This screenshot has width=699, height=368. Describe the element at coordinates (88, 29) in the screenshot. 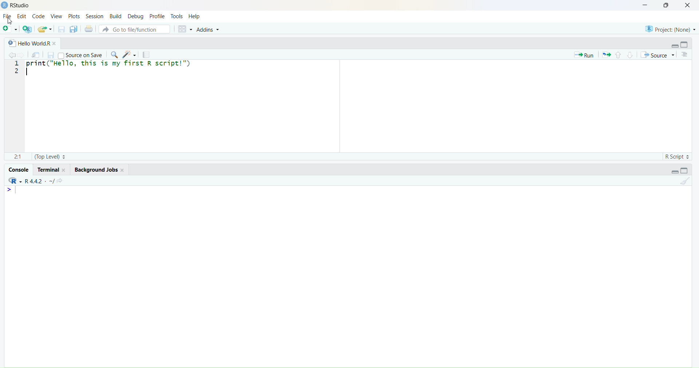

I see `Print the current file` at that location.